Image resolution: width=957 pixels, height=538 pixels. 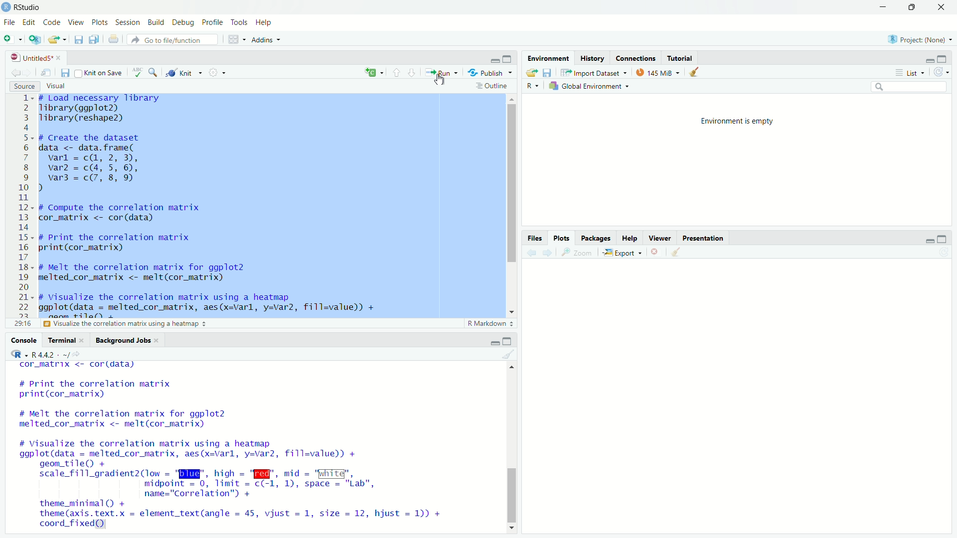 What do you see at coordinates (911, 7) in the screenshot?
I see `maximize` at bounding box center [911, 7].